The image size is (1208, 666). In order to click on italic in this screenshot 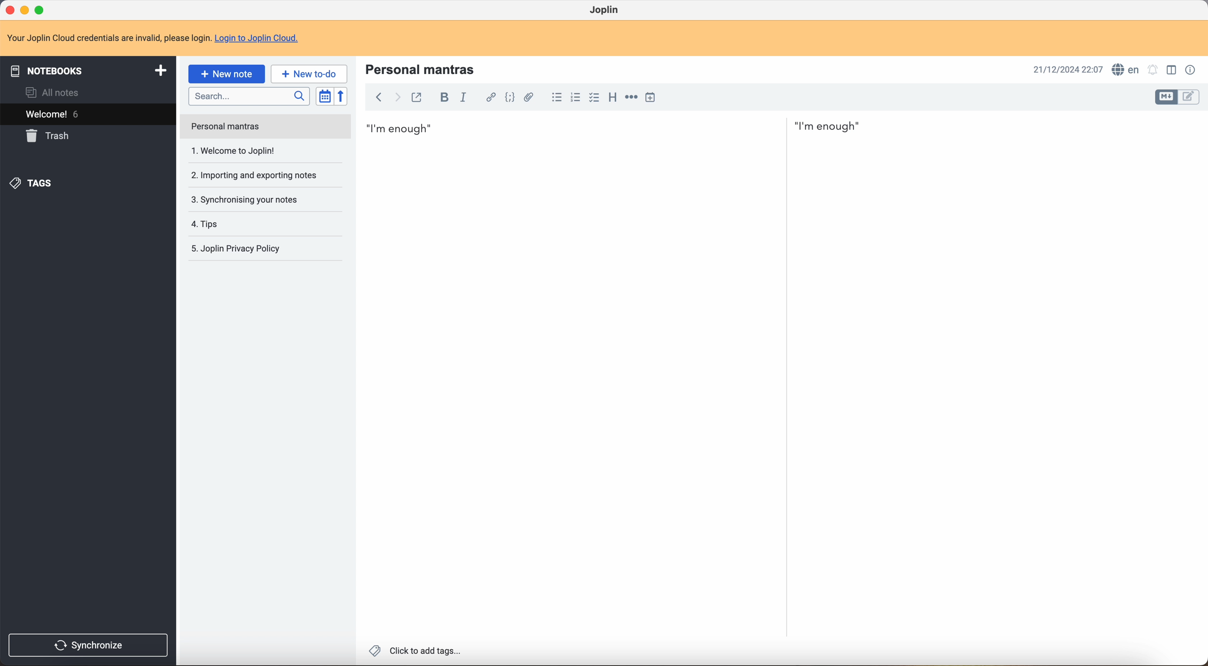, I will do `click(466, 98)`.